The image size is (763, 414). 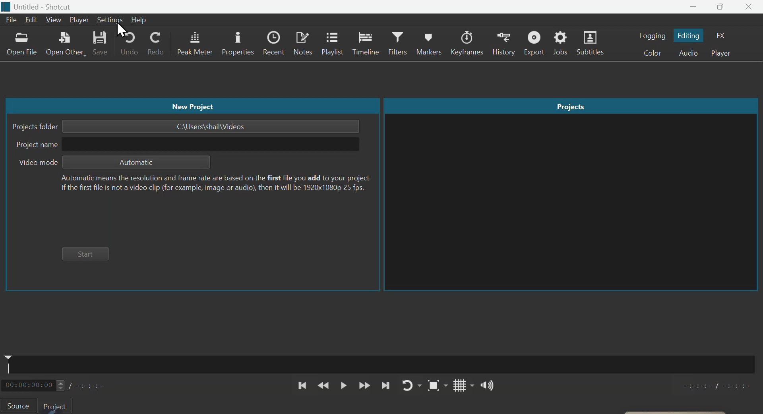 I want to click on Export, so click(x=535, y=43).